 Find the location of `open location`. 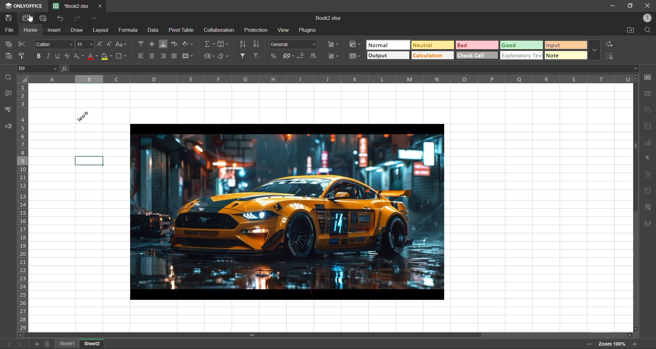

open location is located at coordinates (629, 30).